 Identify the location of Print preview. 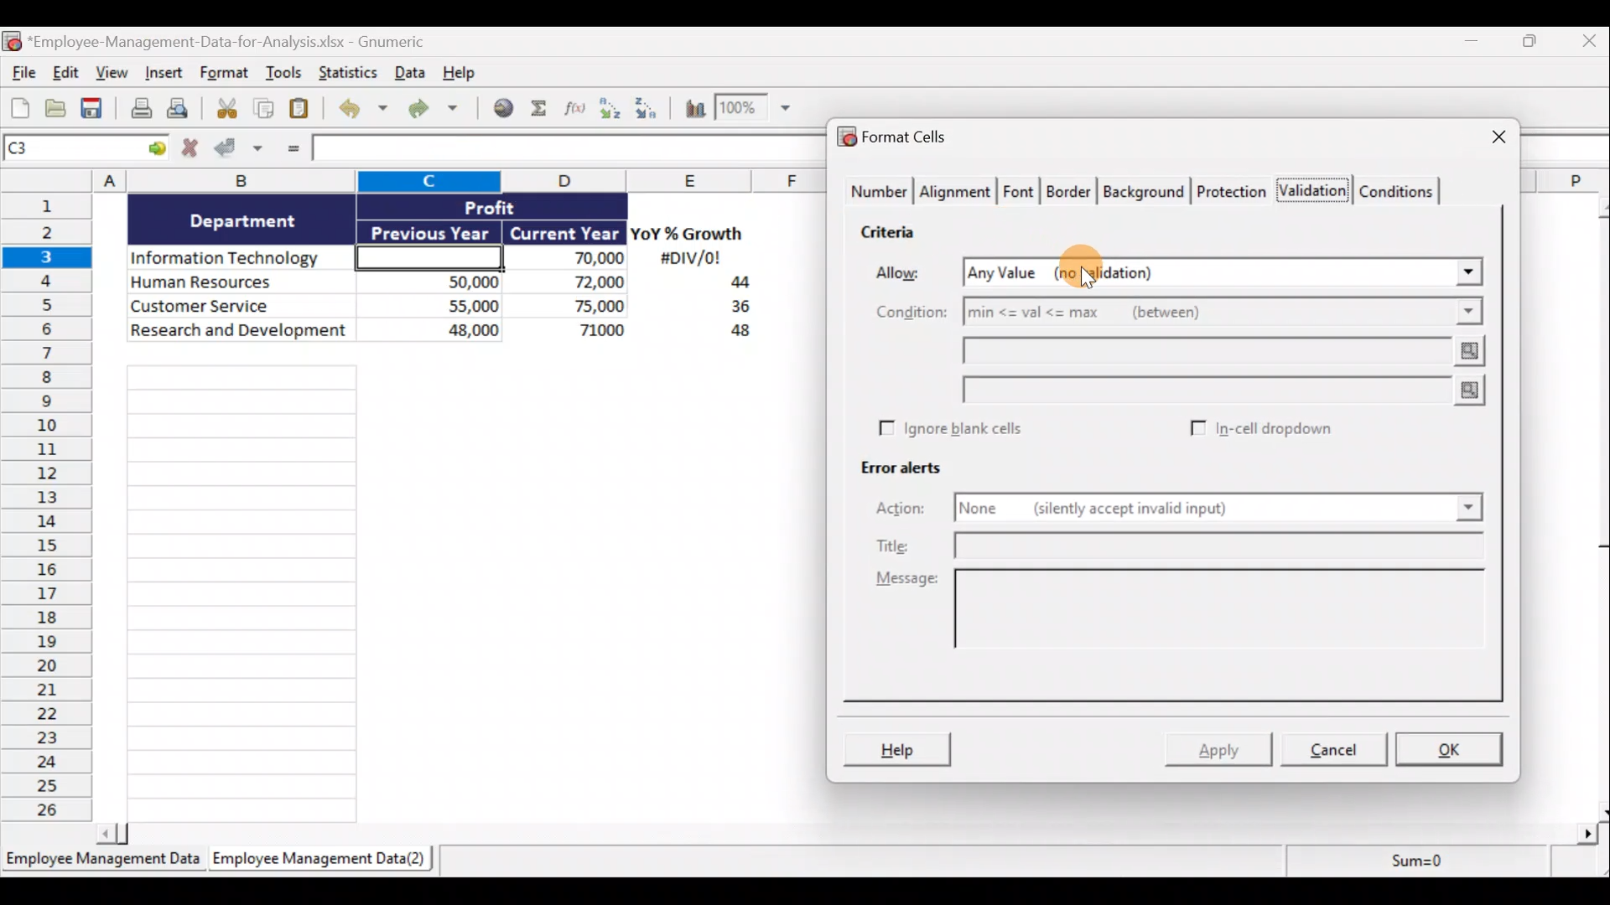
(187, 112).